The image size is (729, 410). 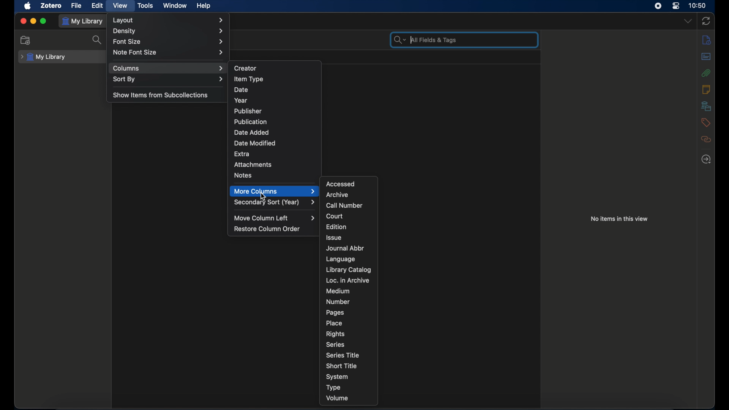 What do you see at coordinates (707, 159) in the screenshot?
I see `locate` at bounding box center [707, 159].